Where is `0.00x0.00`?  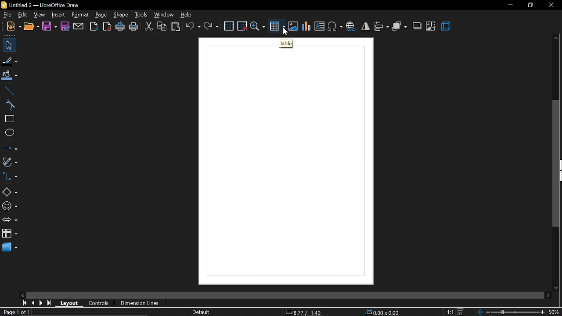
0.00x0.00 is located at coordinates (383, 312).